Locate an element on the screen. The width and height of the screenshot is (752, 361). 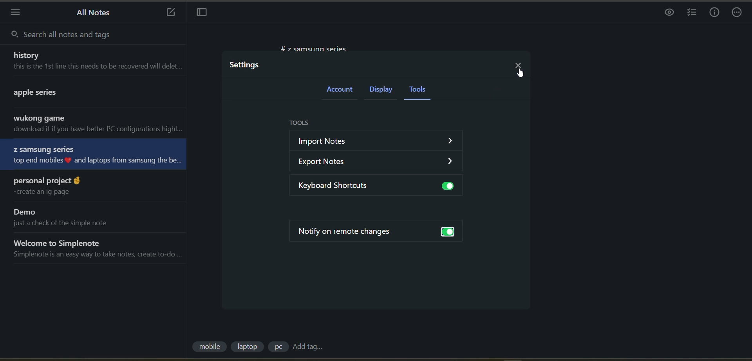
cursor is located at coordinates (521, 73).